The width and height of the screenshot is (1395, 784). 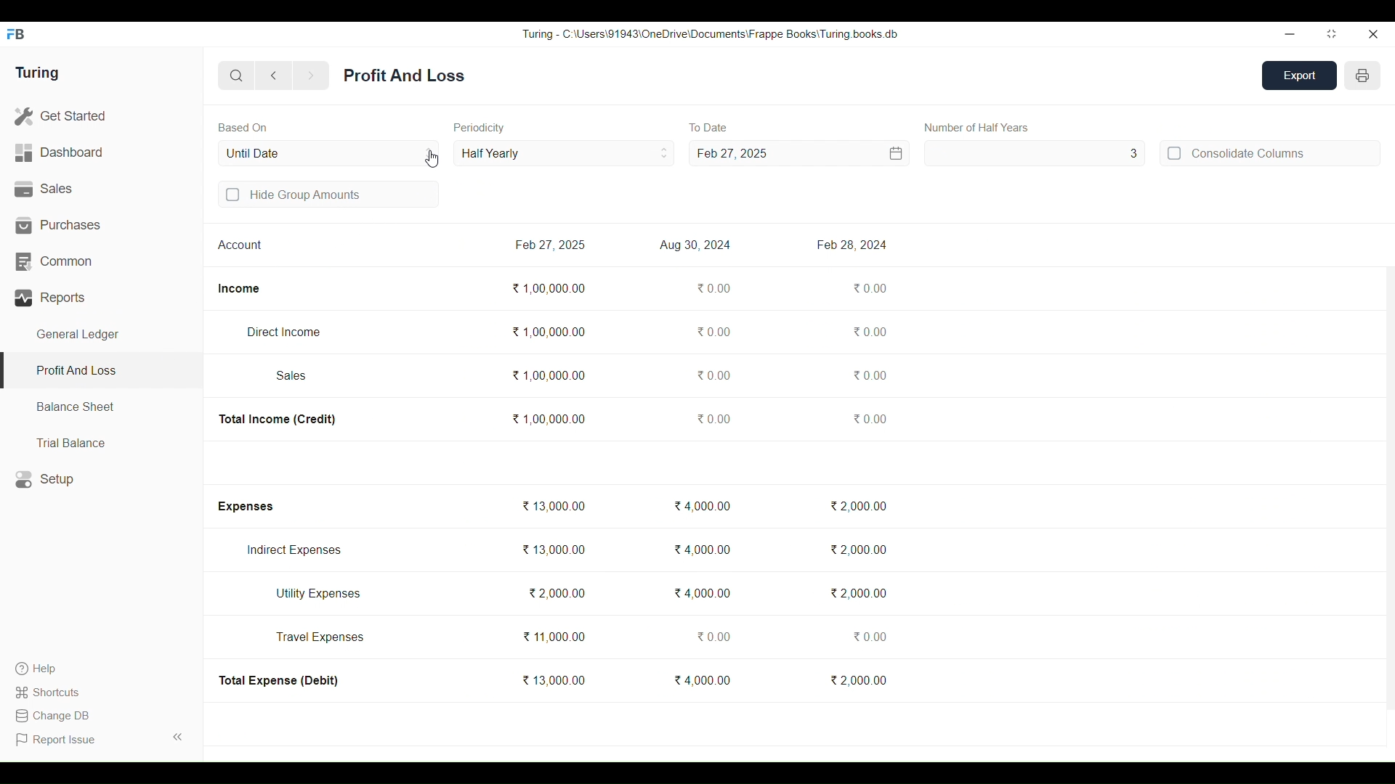 What do you see at coordinates (870, 287) in the screenshot?
I see `0.00` at bounding box center [870, 287].